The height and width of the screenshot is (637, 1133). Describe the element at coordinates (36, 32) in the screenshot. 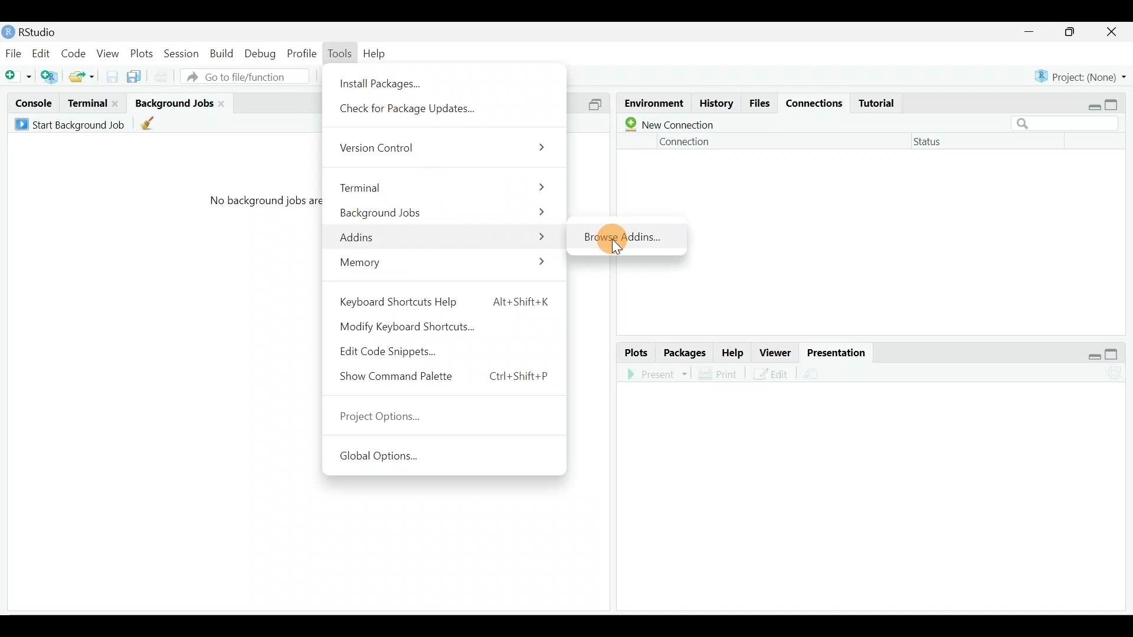

I see `RStudio` at that location.